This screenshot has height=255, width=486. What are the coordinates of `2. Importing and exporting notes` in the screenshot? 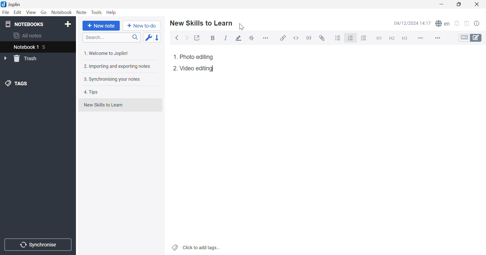 It's located at (116, 66).